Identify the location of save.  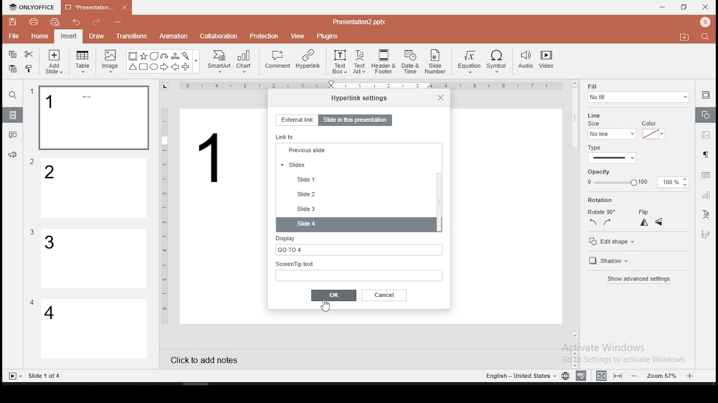
(13, 21).